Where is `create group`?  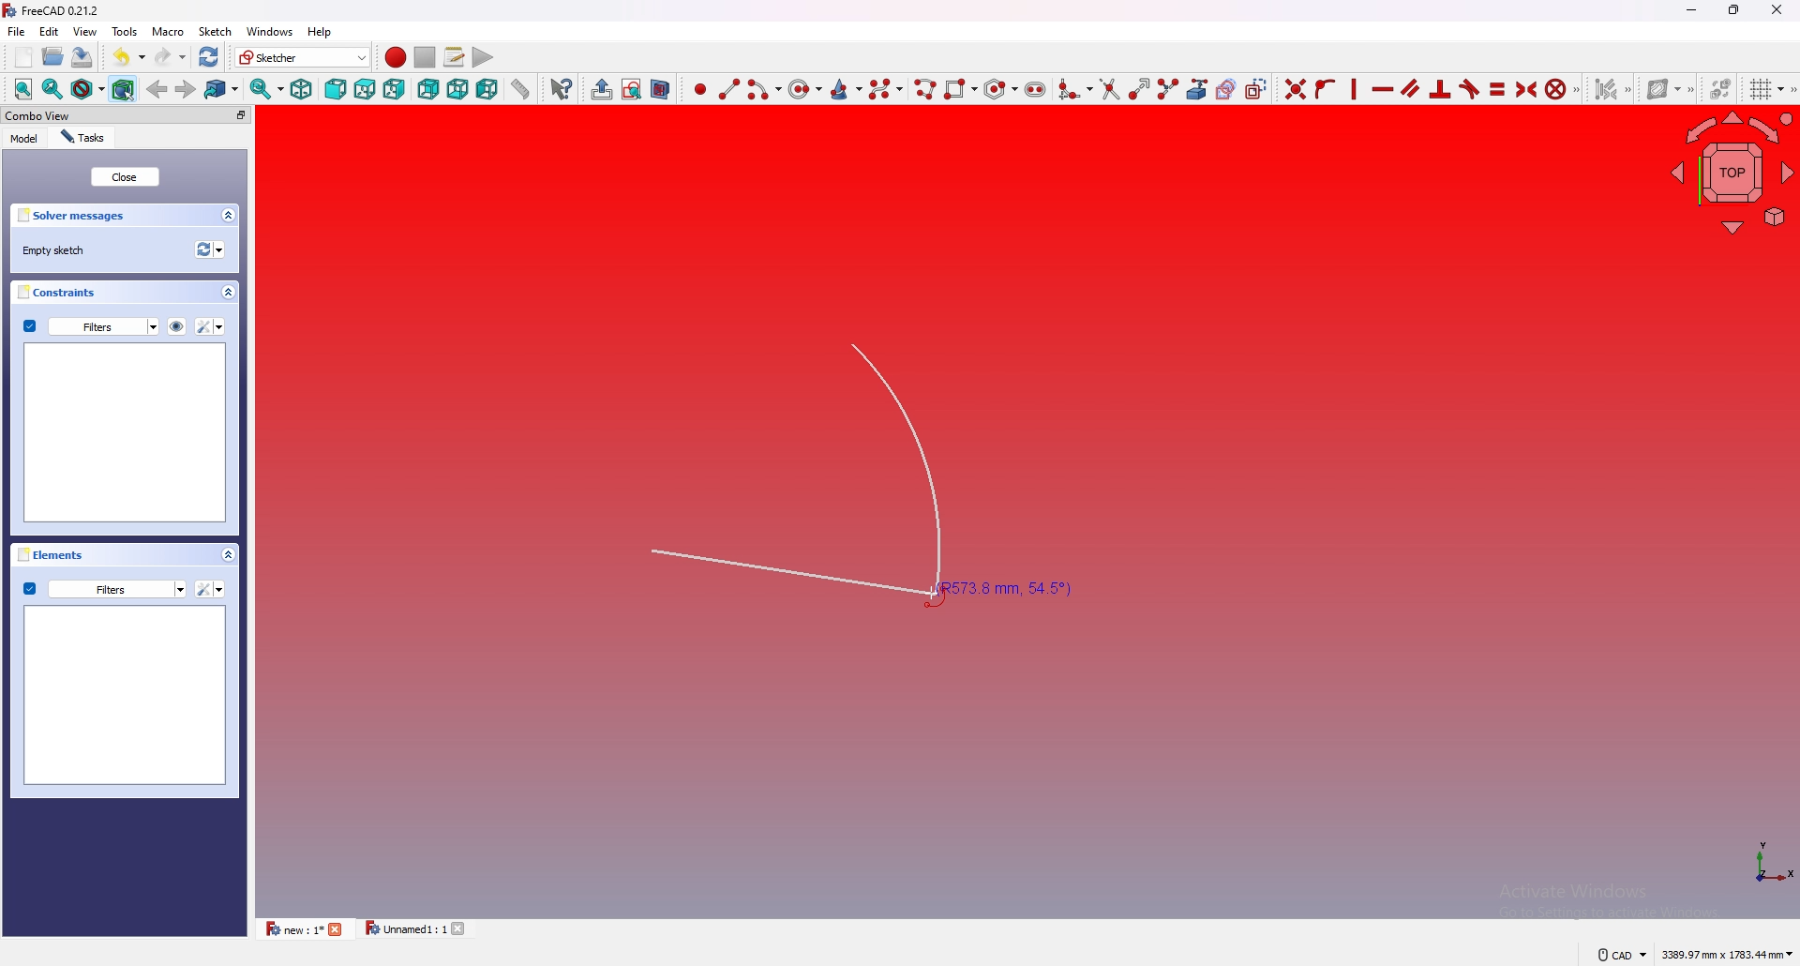 create group is located at coordinates (602, 89).